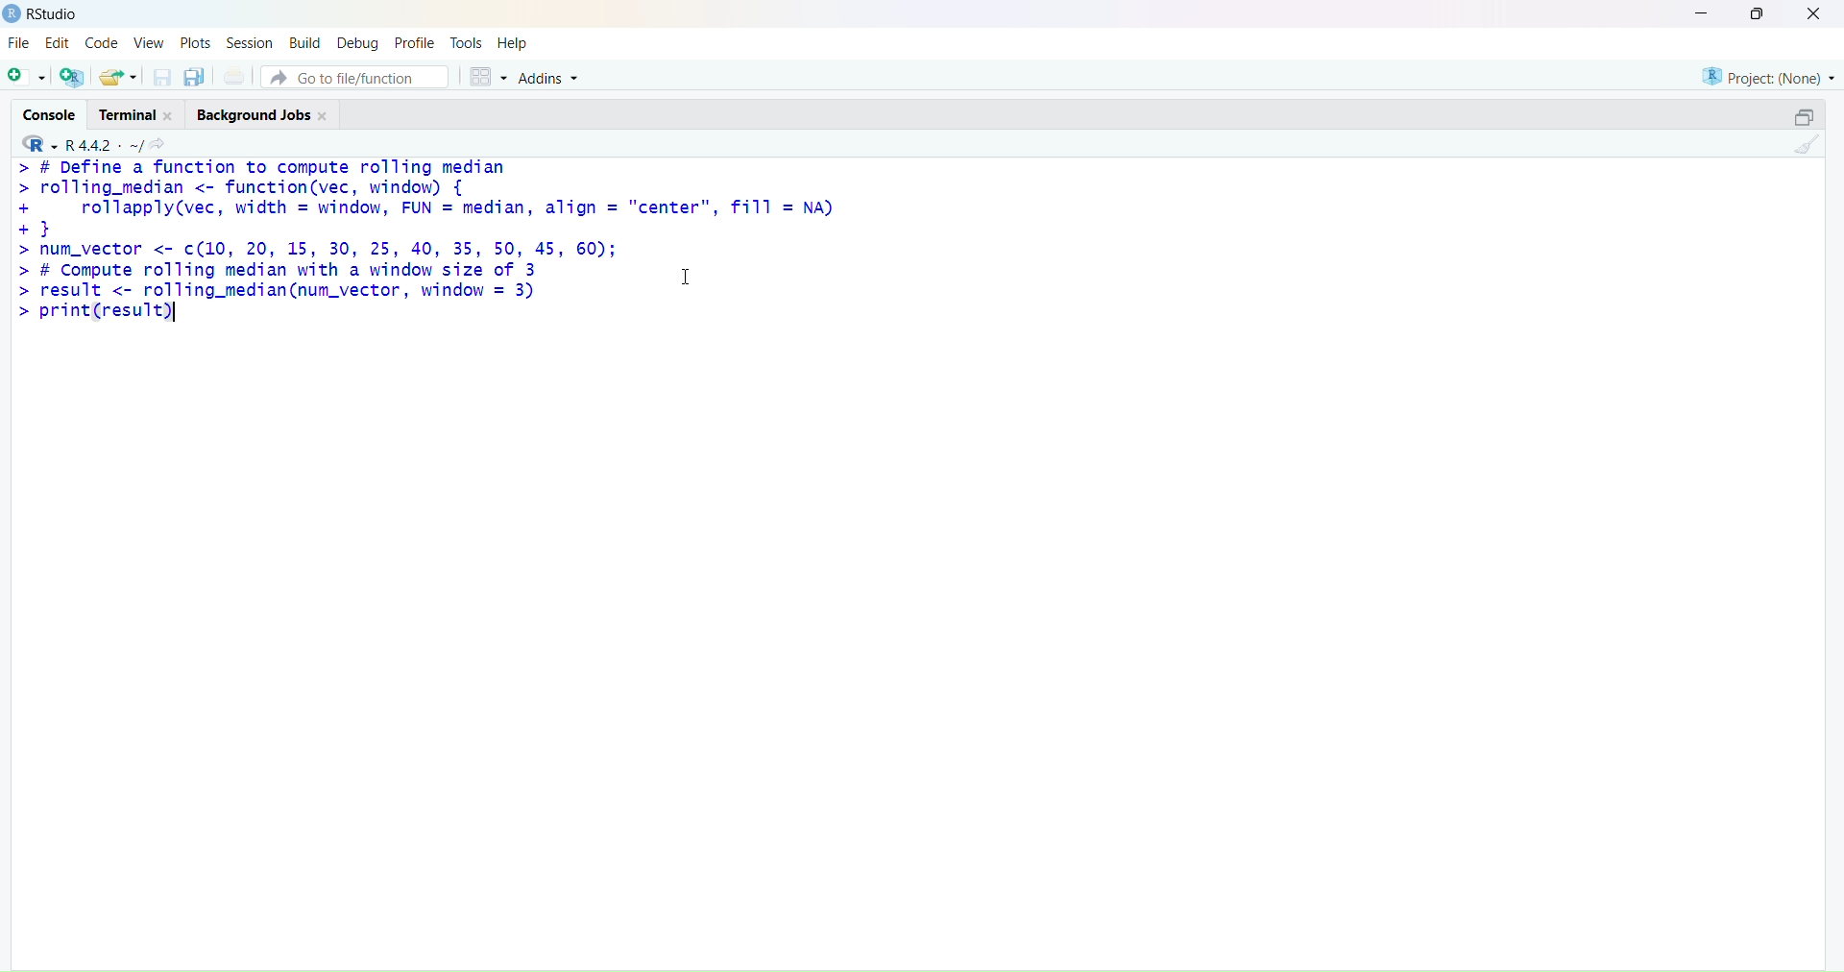 The width and height of the screenshot is (1844, 972). What do you see at coordinates (688, 276) in the screenshot?
I see `cursor` at bounding box center [688, 276].